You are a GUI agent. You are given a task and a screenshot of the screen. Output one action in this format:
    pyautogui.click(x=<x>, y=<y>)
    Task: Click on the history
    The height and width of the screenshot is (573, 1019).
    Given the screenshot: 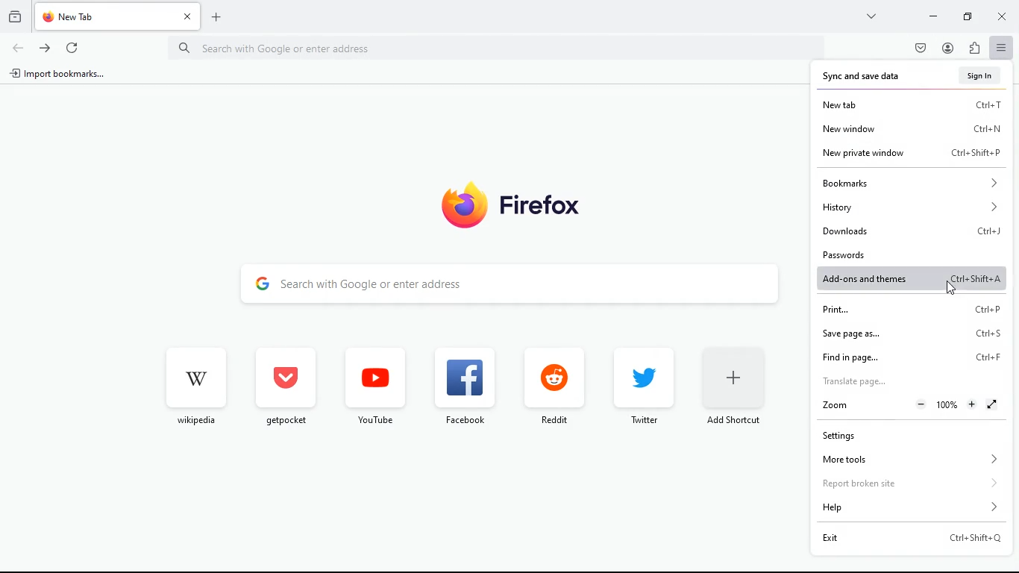 What is the action you would take?
    pyautogui.click(x=15, y=16)
    